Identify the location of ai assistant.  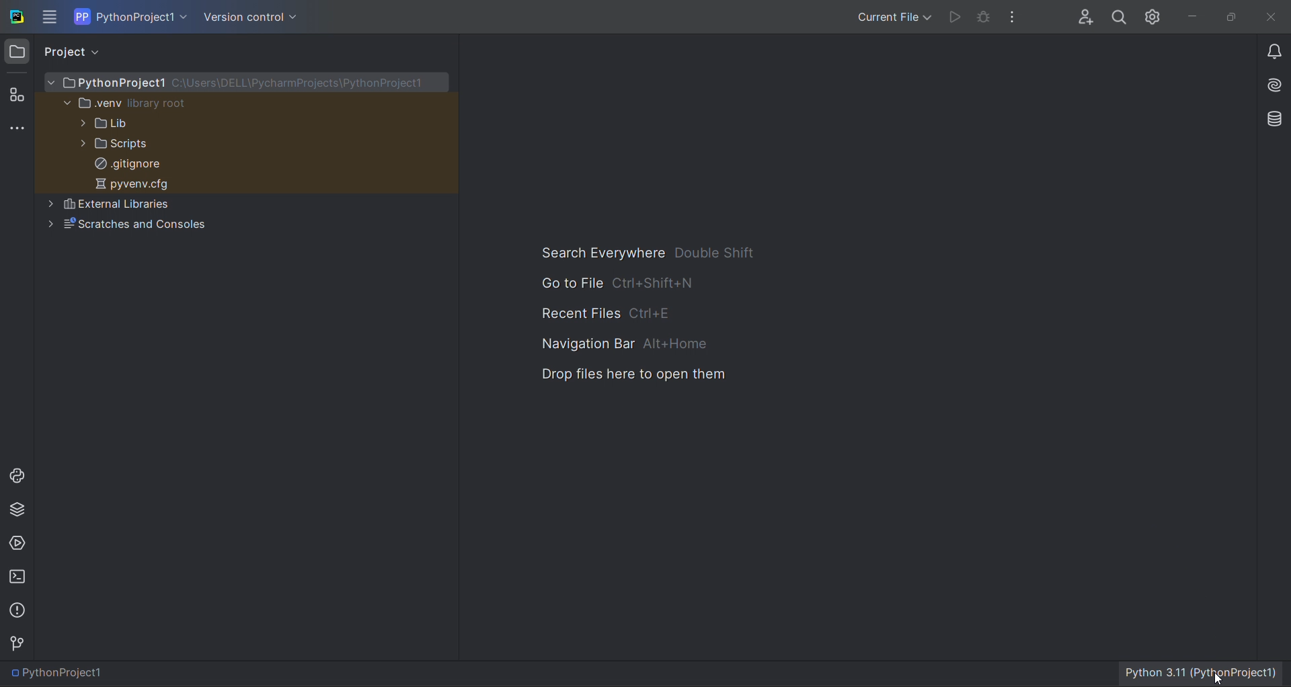
(1269, 87).